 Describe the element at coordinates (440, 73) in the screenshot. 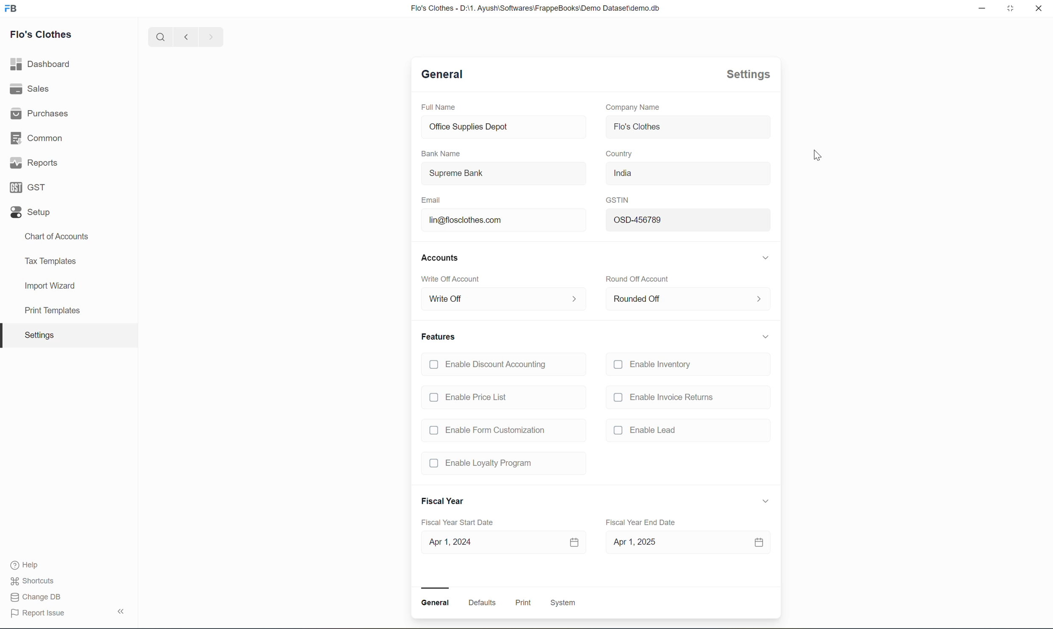

I see `General` at that location.